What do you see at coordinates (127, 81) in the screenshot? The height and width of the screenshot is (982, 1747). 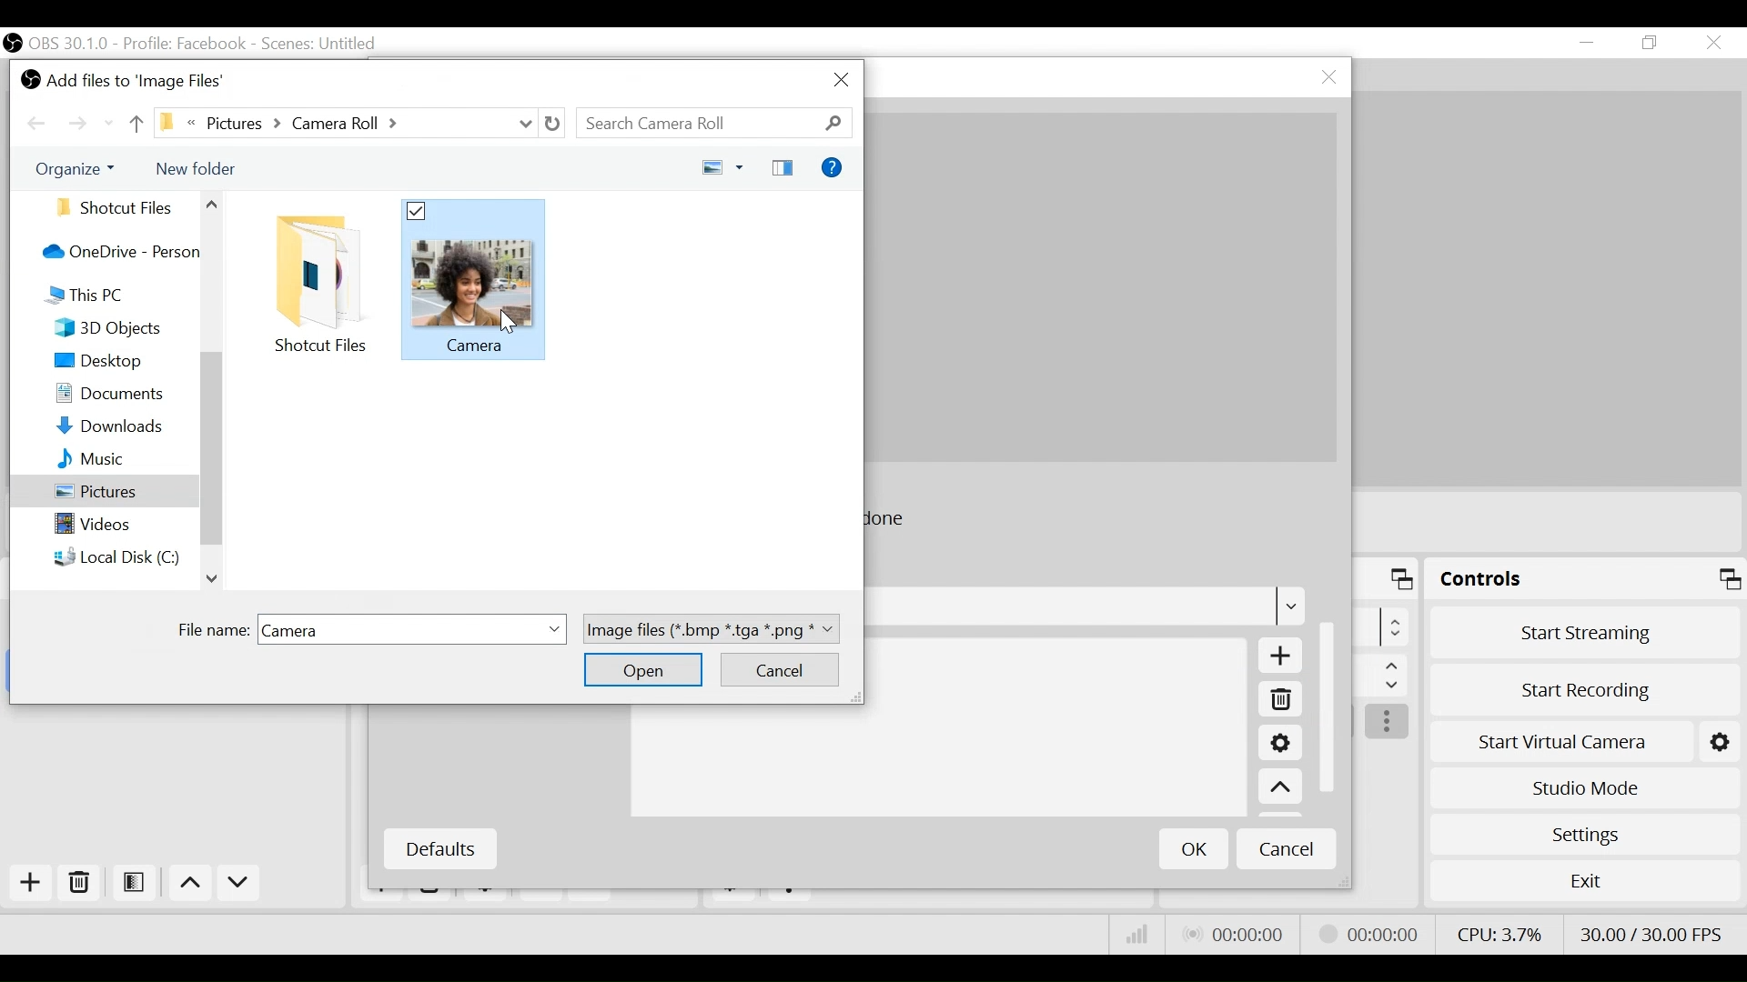 I see `Add files to Image Files` at bounding box center [127, 81].